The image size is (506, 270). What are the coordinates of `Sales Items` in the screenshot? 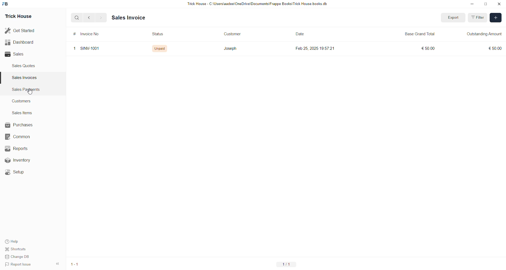 It's located at (22, 113).